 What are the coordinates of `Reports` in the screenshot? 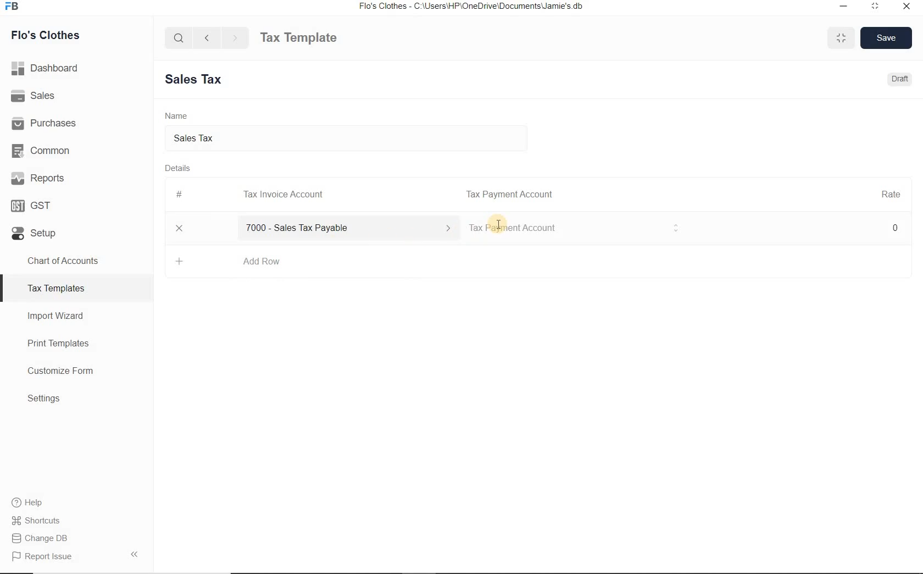 It's located at (76, 177).